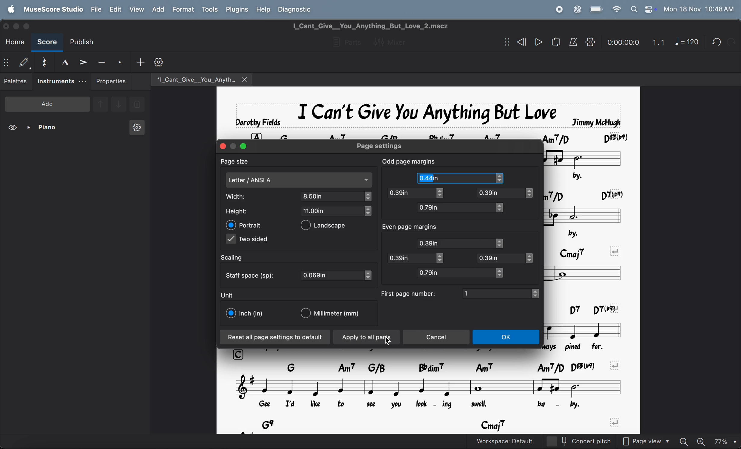 The image size is (741, 449). Describe the element at coordinates (573, 42) in the screenshot. I see `metronome` at that location.